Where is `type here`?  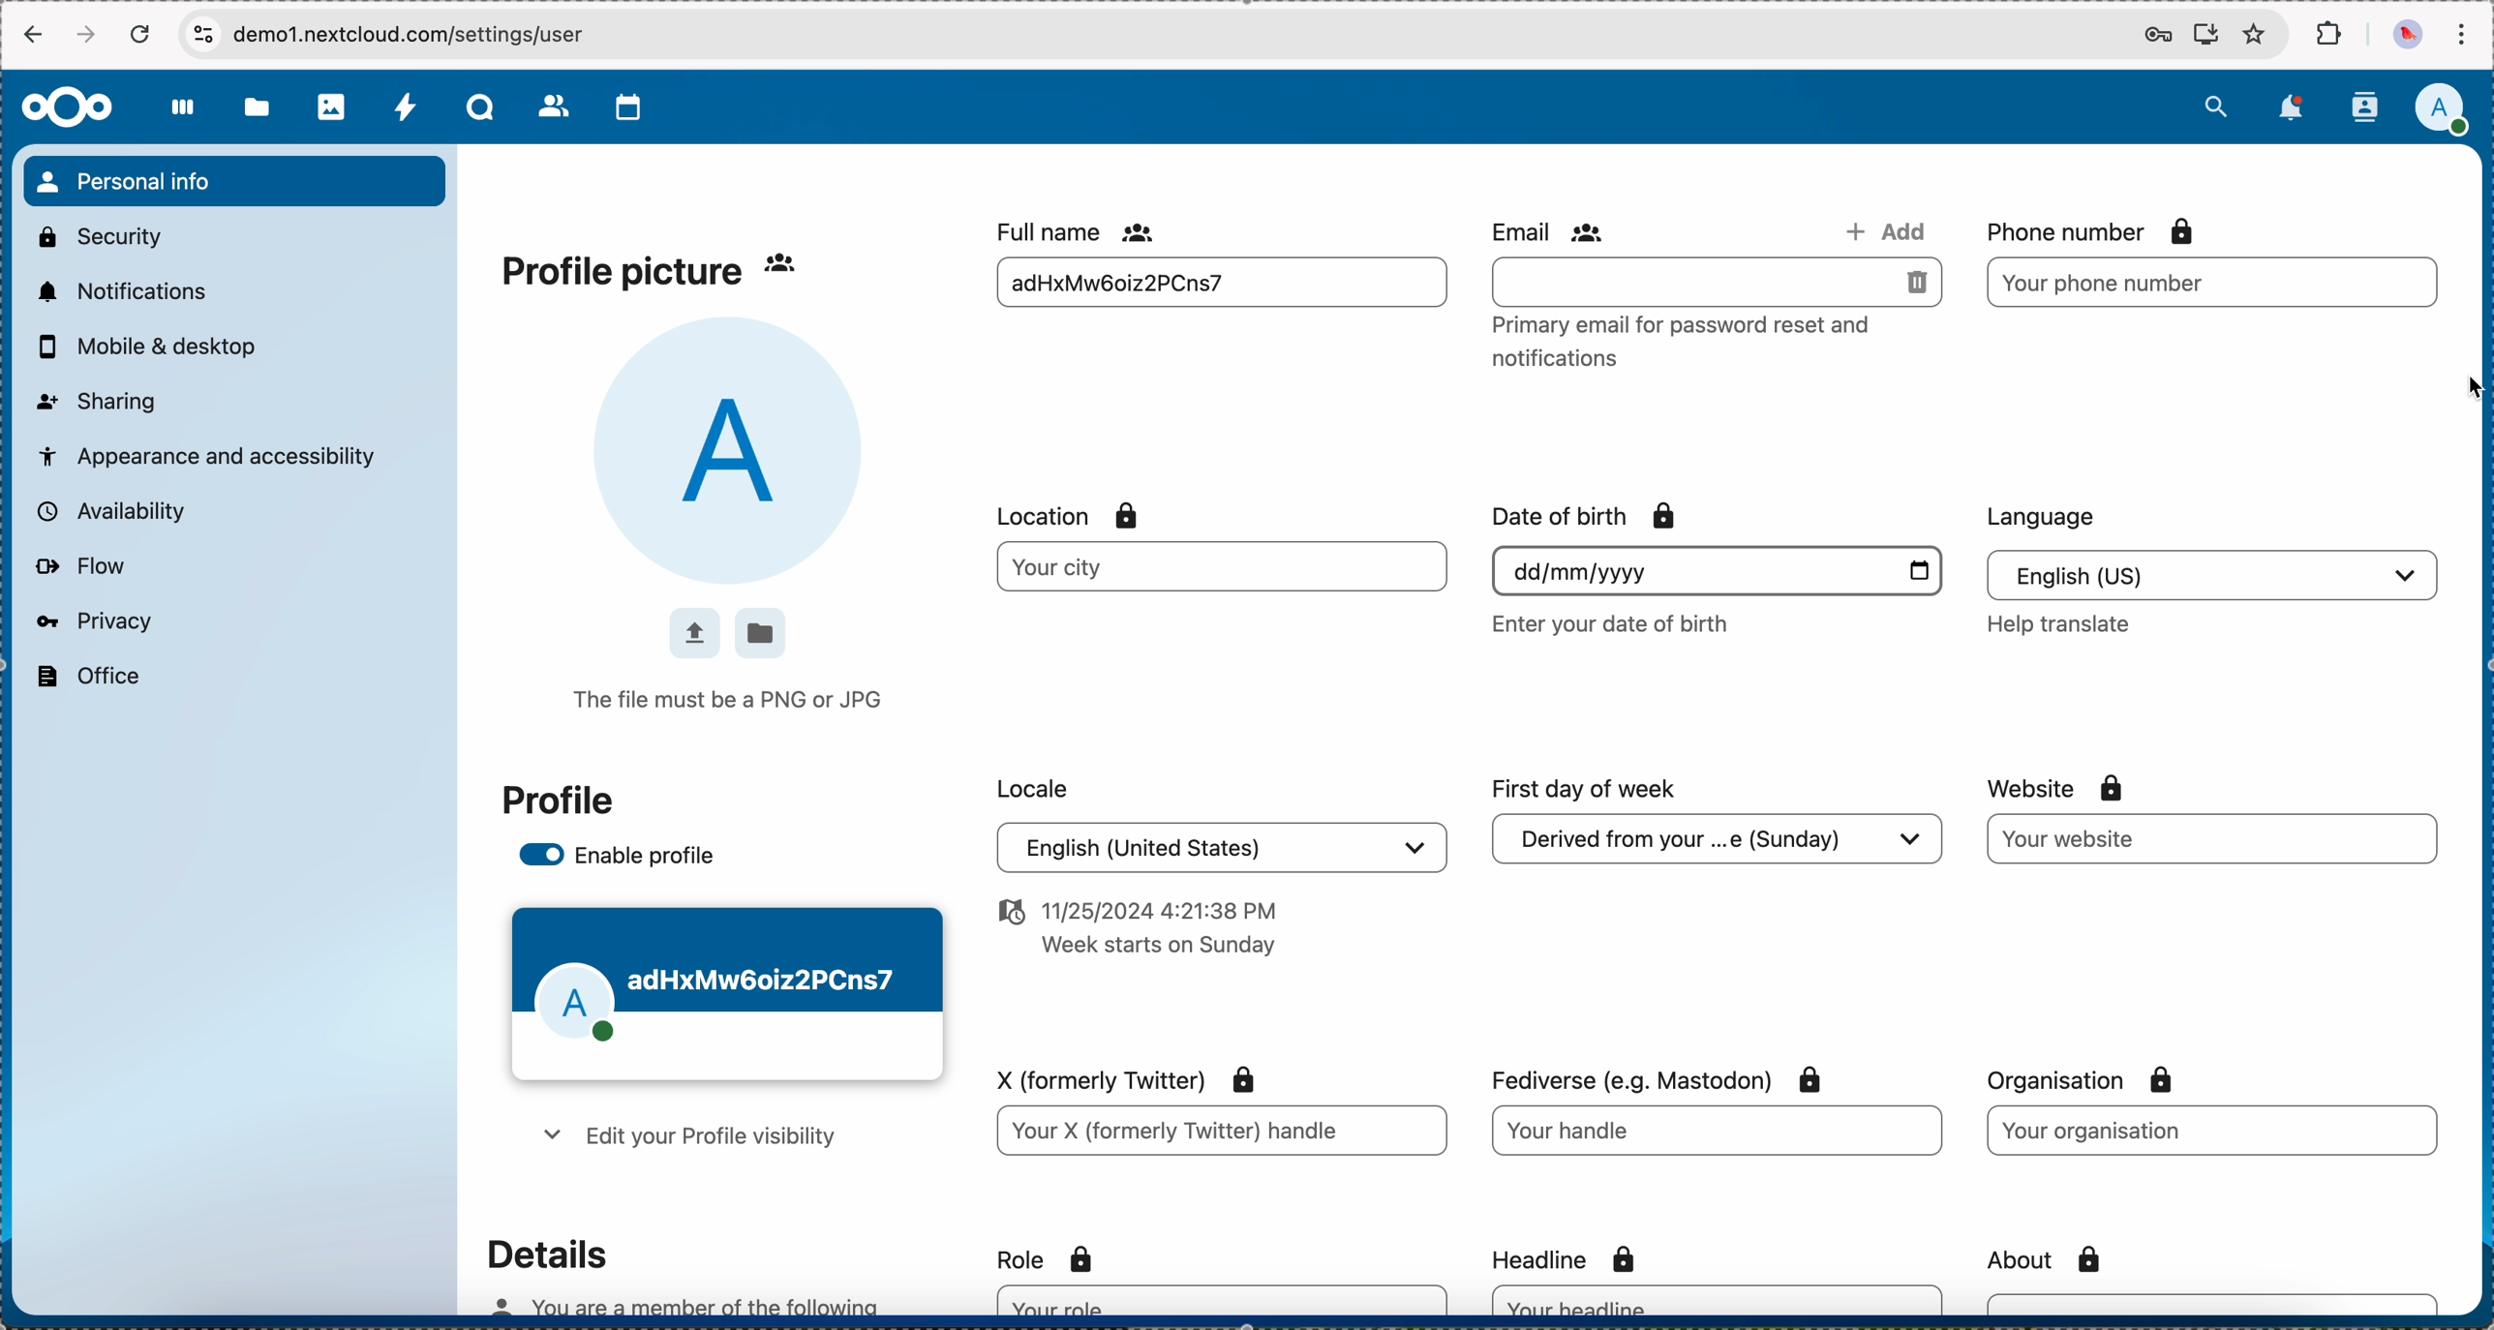 type here is located at coordinates (1220, 1133).